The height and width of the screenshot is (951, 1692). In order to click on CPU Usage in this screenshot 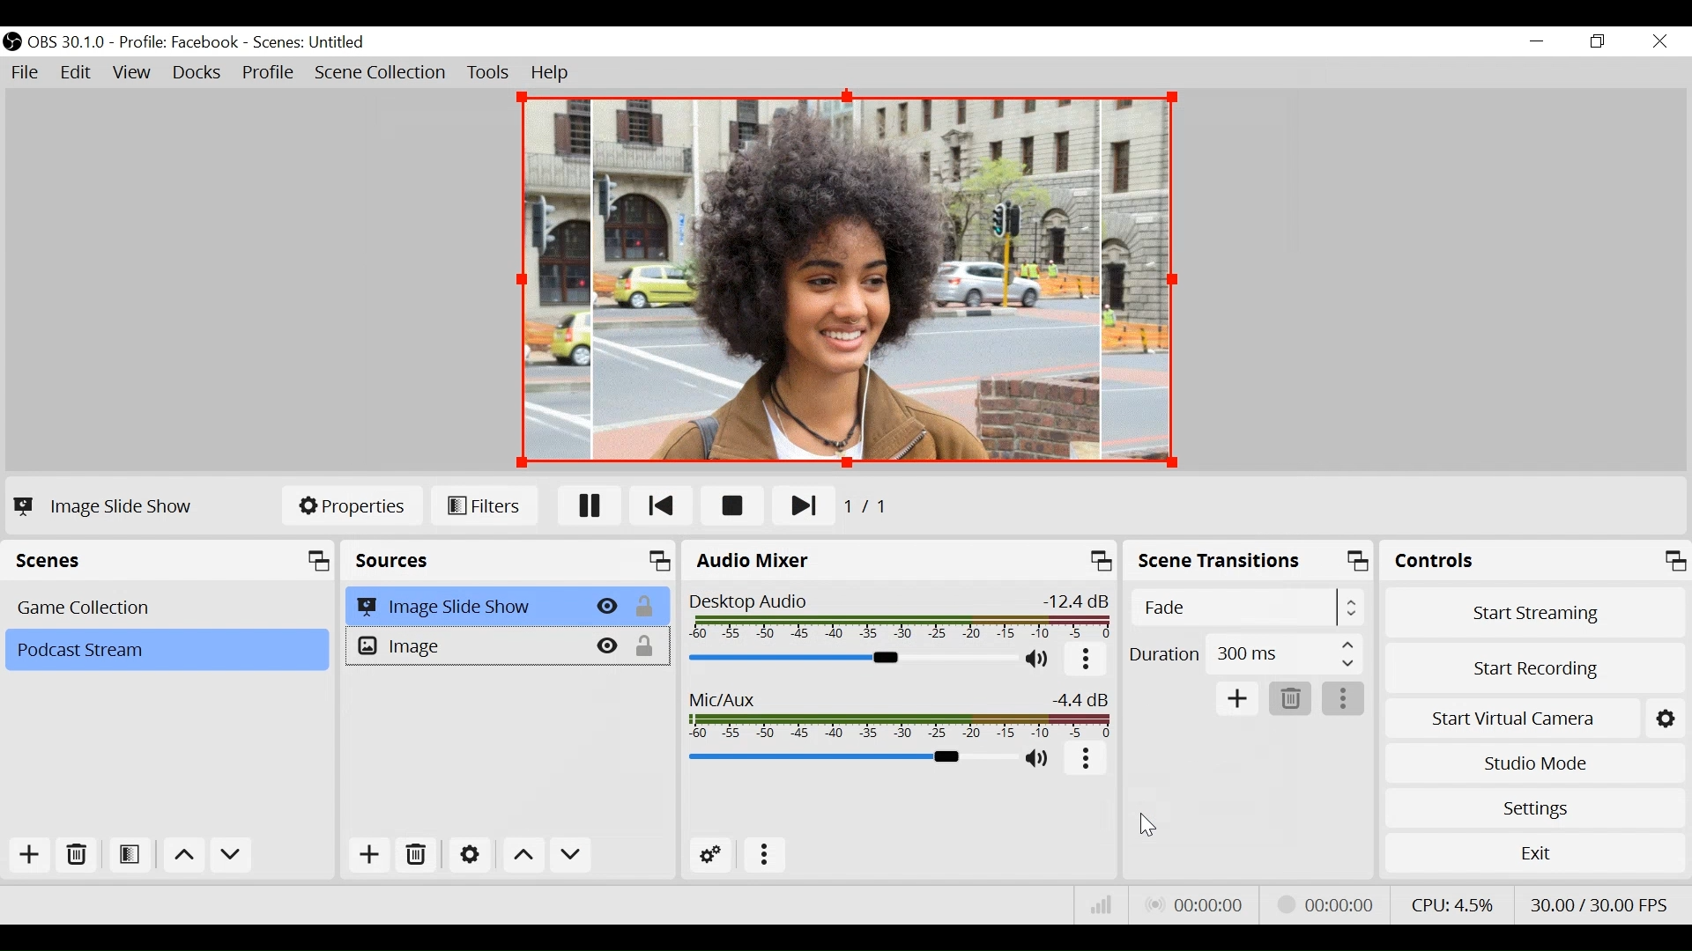, I will do `click(1450, 903)`.